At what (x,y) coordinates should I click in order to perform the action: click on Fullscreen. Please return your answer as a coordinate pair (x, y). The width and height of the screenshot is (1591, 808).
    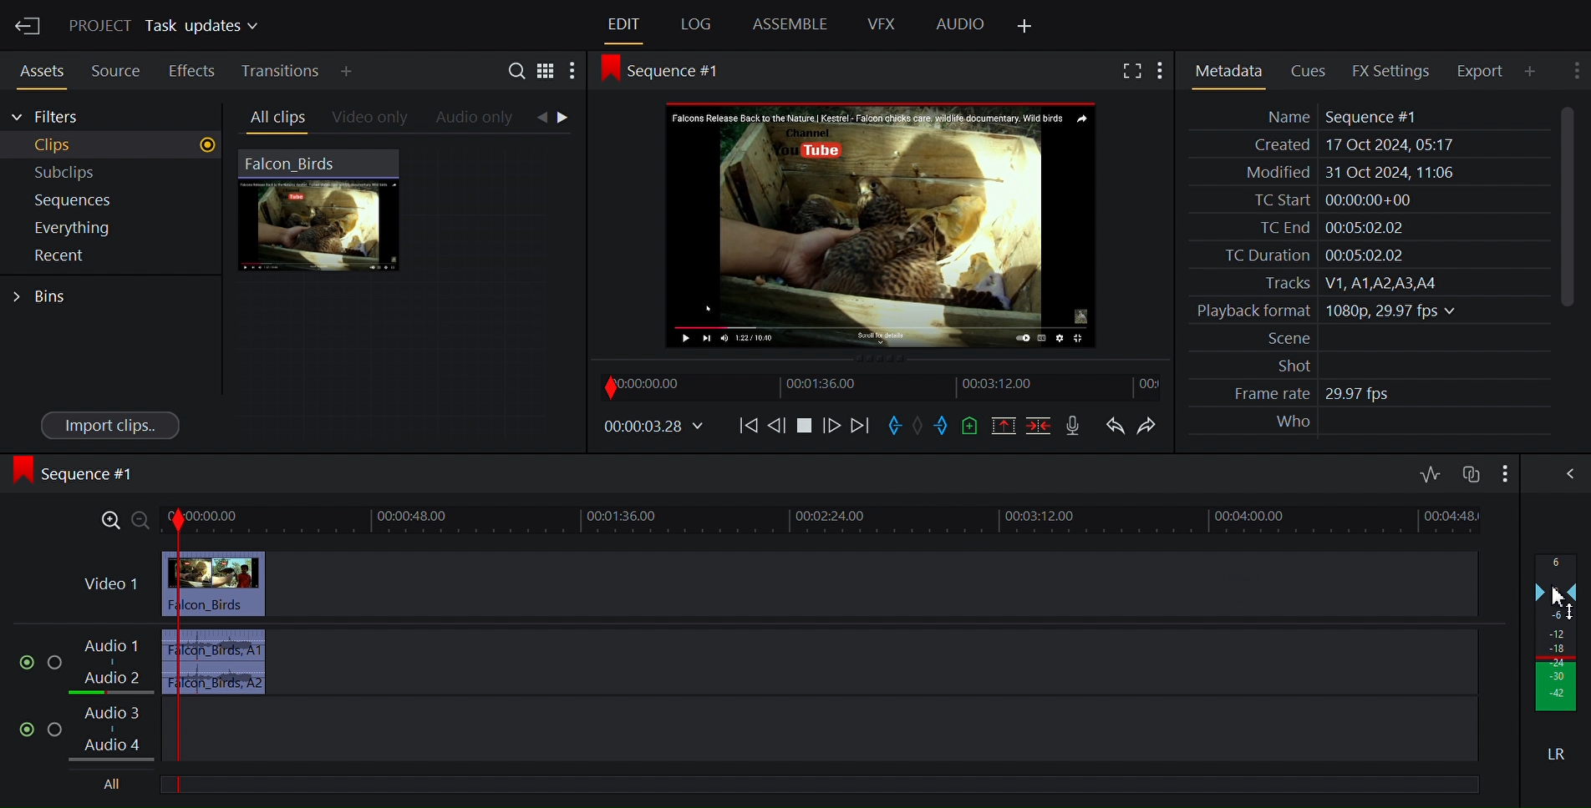
    Looking at the image, I should click on (1129, 69).